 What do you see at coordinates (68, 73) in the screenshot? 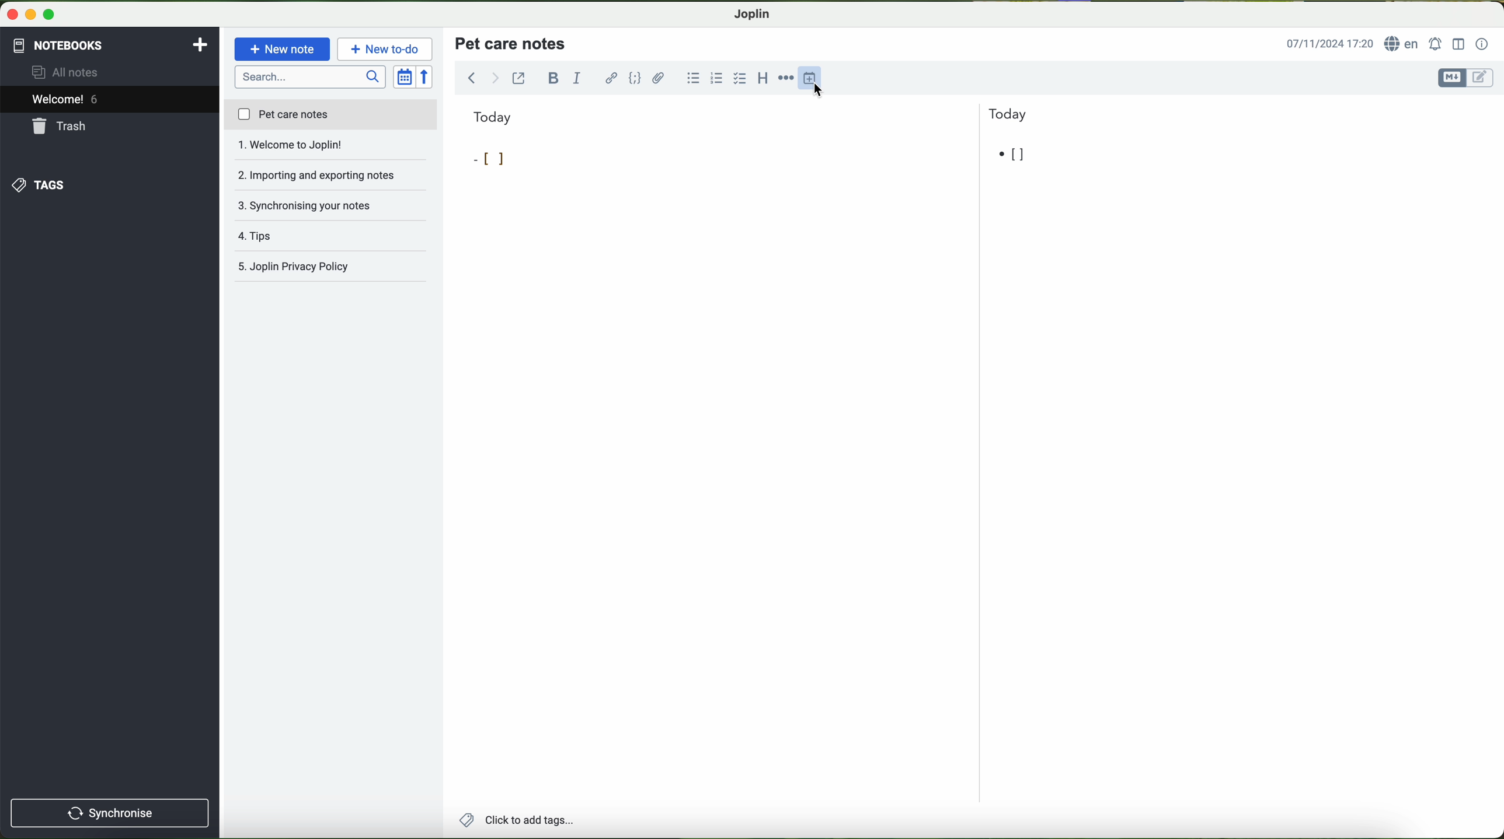
I see `all notes` at bounding box center [68, 73].